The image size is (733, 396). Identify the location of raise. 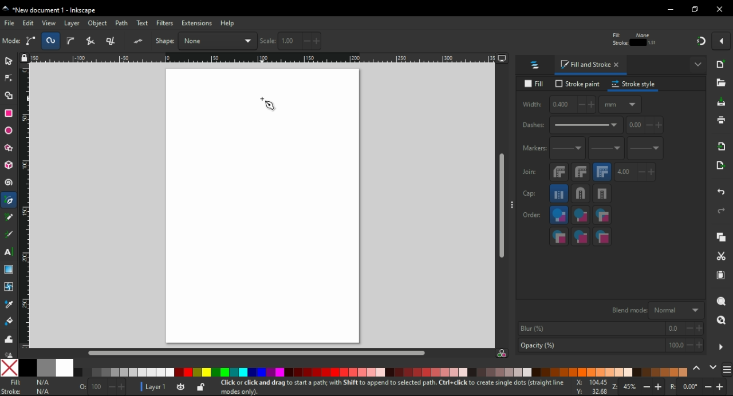
(206, 41).